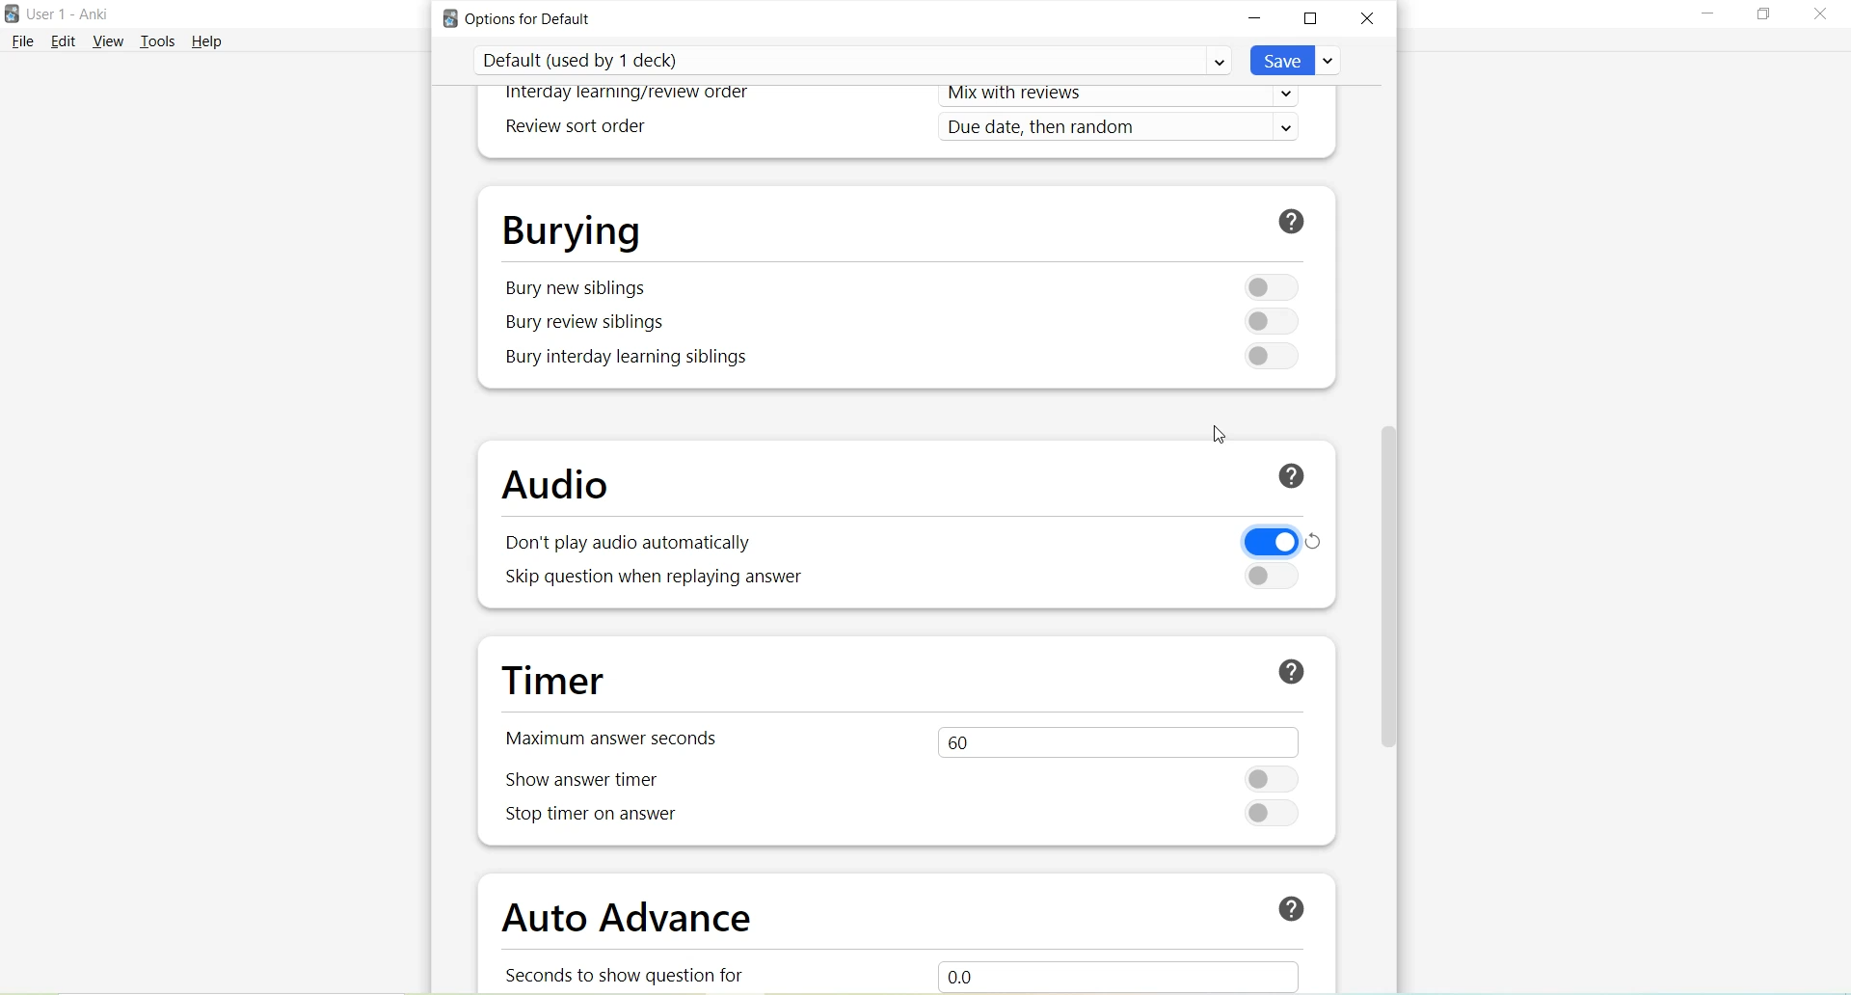  I want to click on Default (used by 1 deck), so click(852, 60).